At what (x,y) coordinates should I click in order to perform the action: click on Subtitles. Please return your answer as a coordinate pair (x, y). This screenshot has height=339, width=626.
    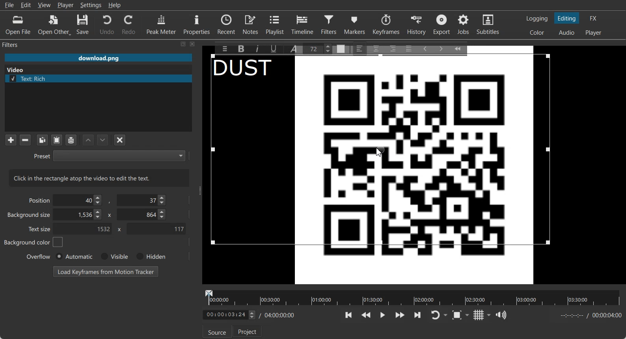
    Looking at the image, I should click on (488, 24).